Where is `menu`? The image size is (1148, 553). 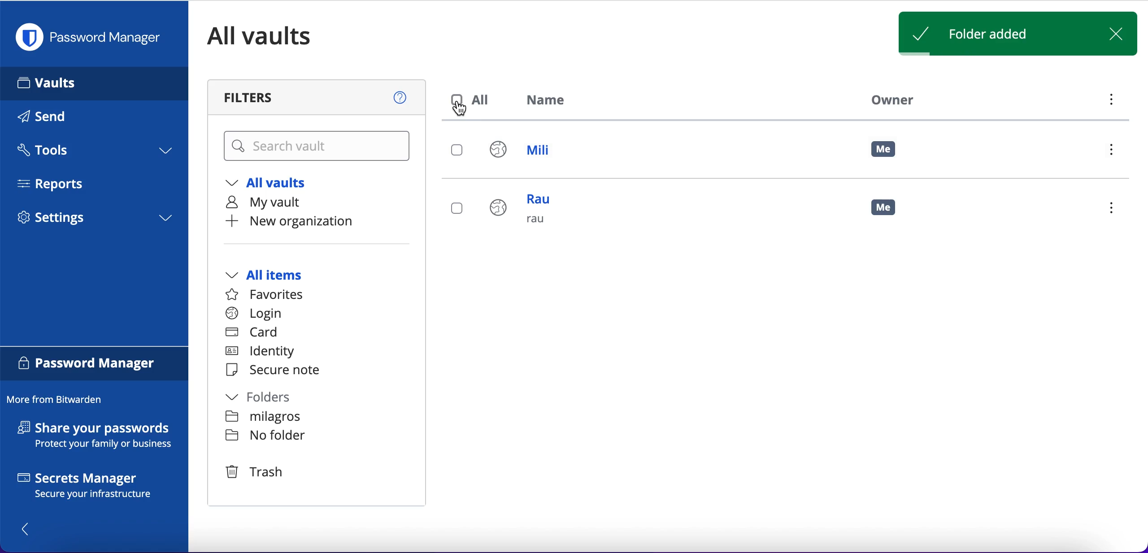 menu is located at coordinates (1109, 209).